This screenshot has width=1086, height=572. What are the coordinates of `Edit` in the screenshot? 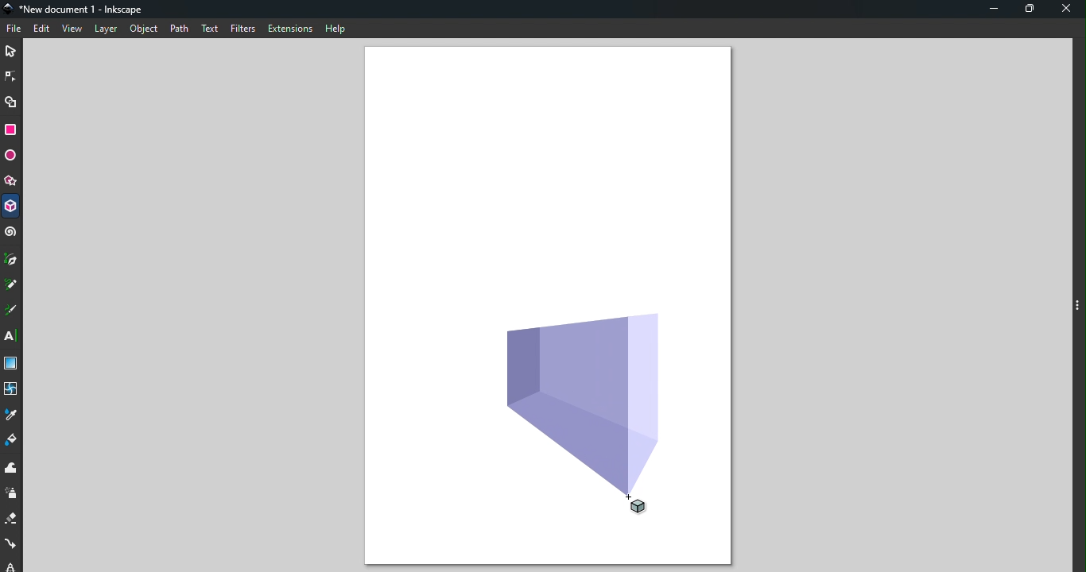 It's located at (41, 29).